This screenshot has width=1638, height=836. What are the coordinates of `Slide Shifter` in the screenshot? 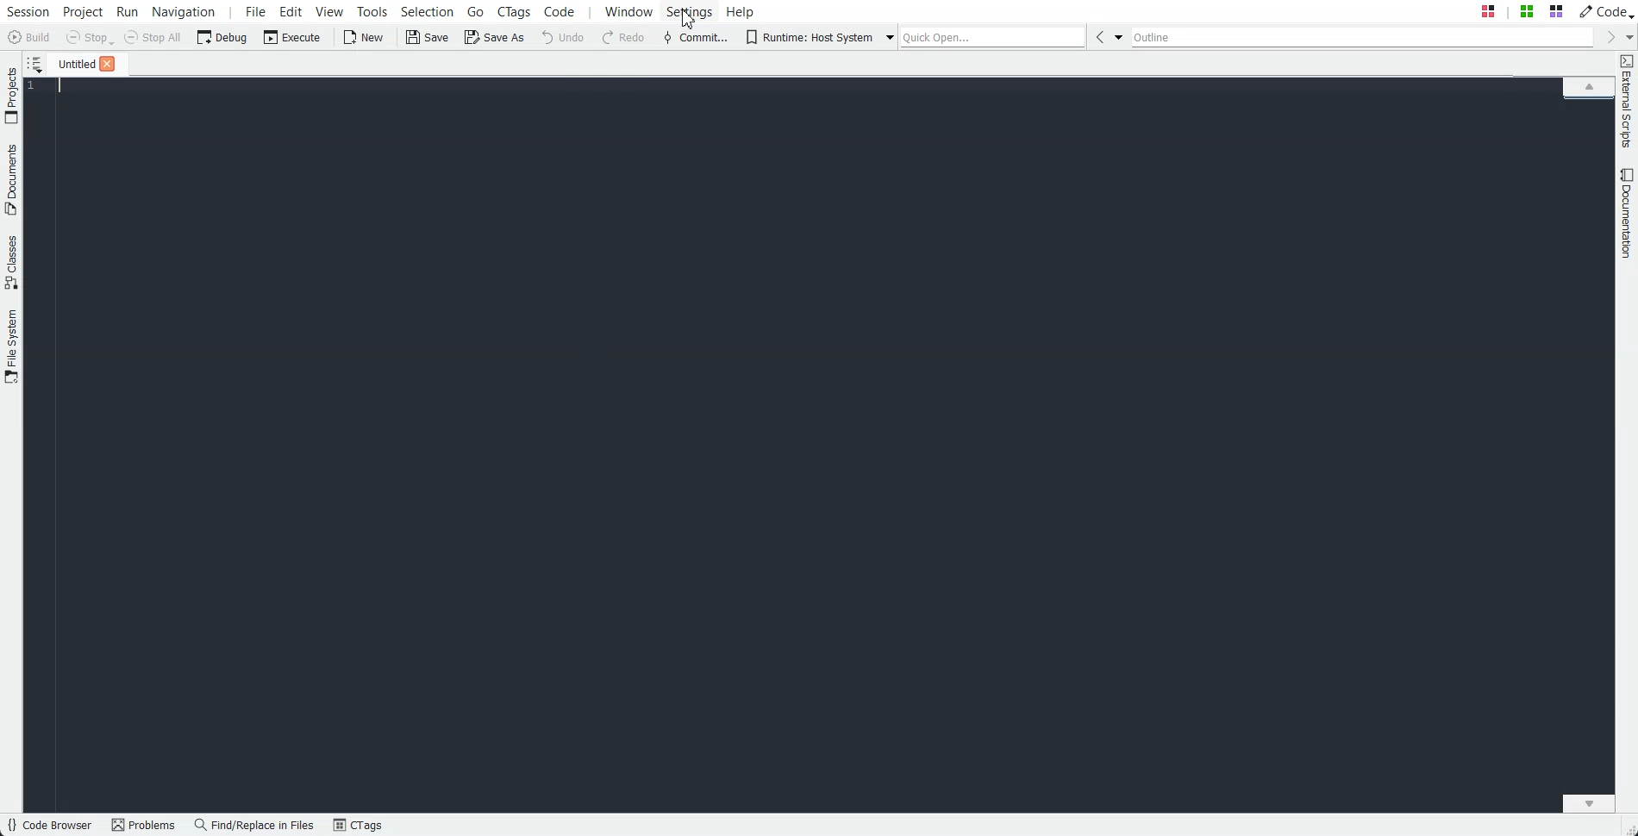 It's located at (1628, 827).